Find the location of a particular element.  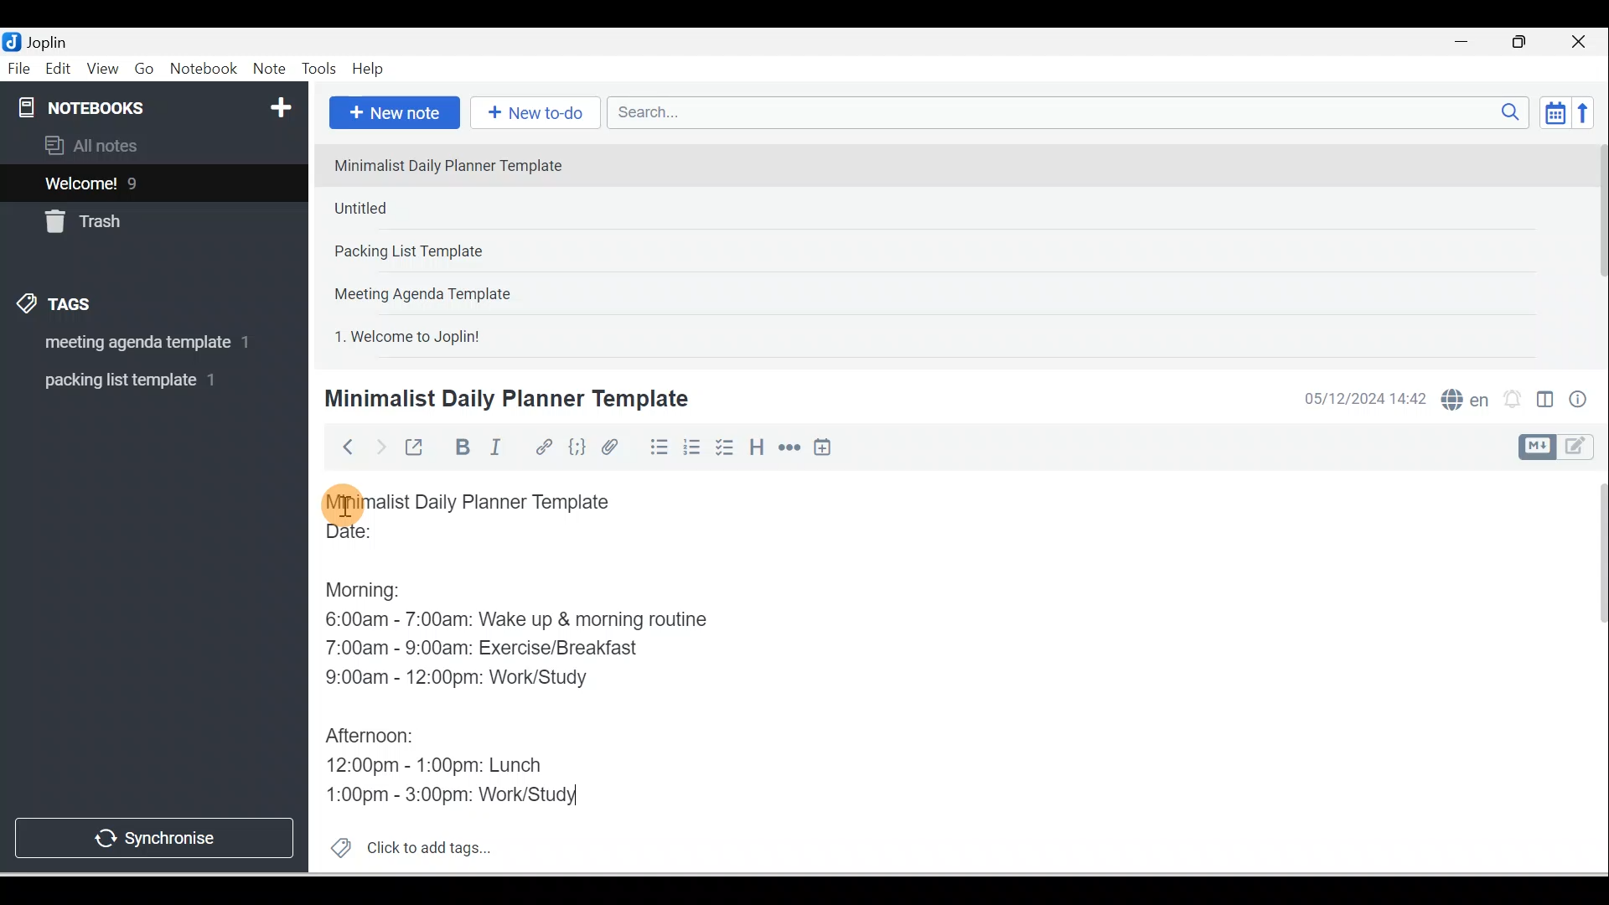

New to-do is located at coordinates (531, 114).